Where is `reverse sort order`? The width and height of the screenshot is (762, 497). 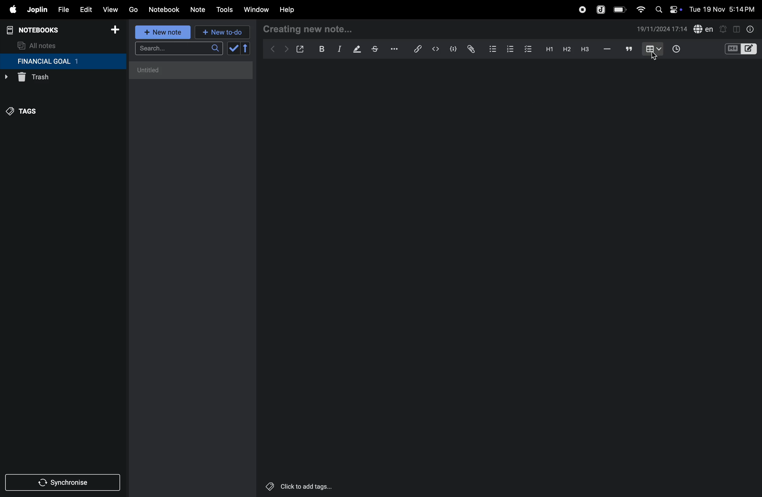
reverse sort order is located at coordinates (246, 48).